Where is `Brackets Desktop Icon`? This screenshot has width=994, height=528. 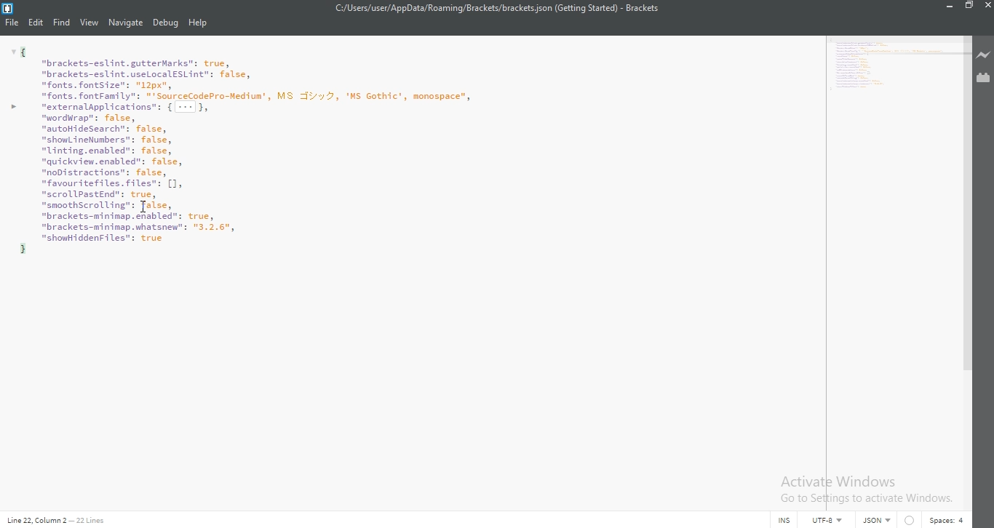
Brackets Desktop Icon is located at coordinates (7, 9).